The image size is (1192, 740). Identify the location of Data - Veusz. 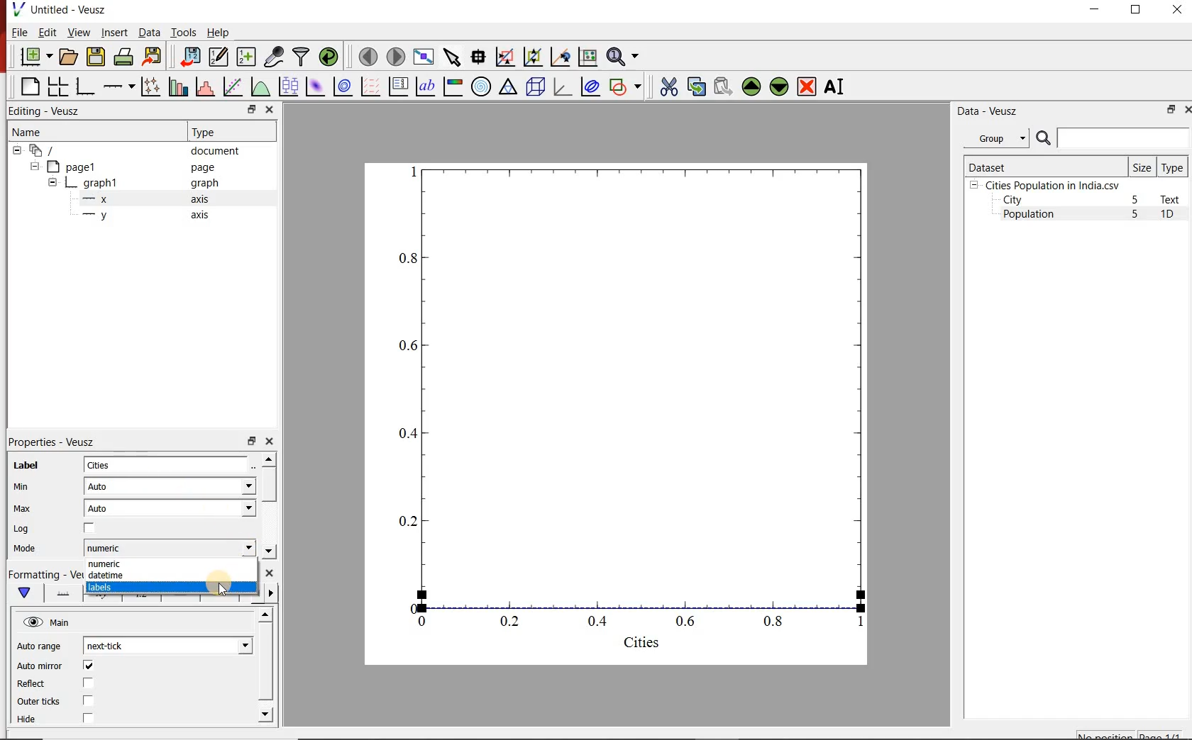
(985, 111).